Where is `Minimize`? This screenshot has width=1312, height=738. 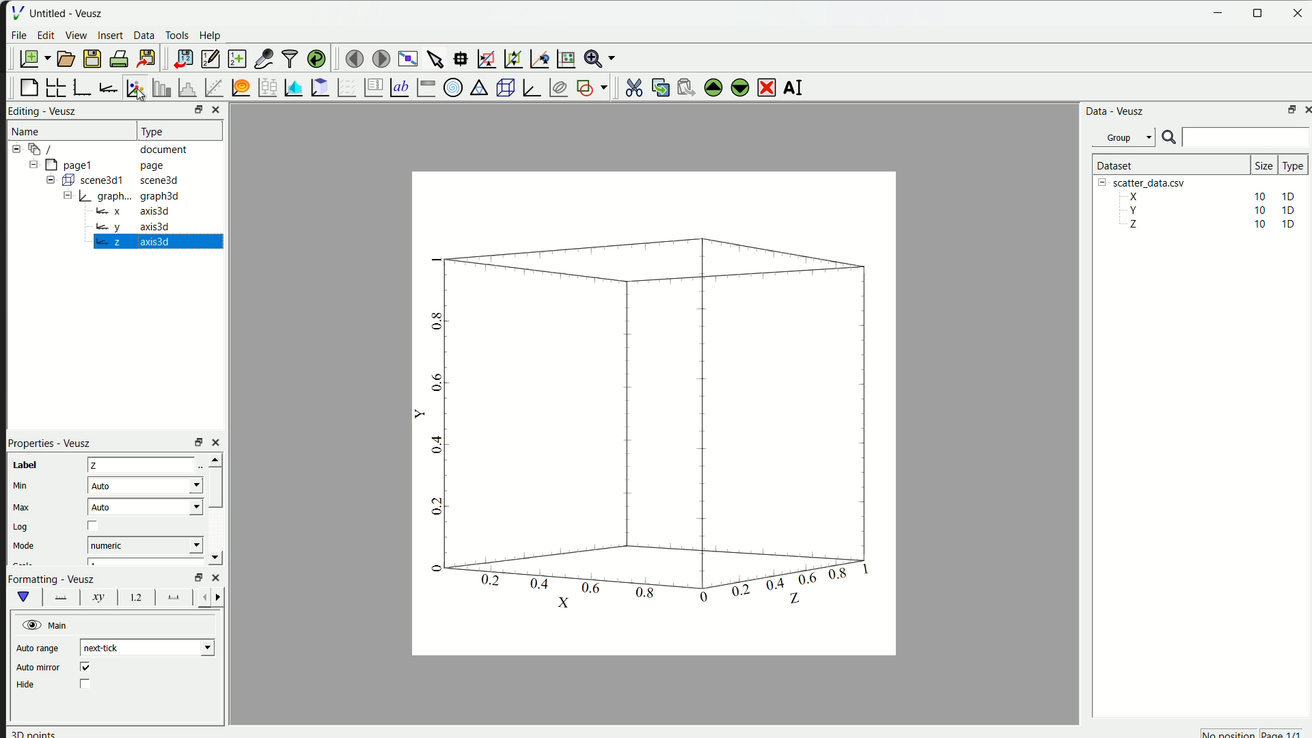 Minimize is located at coordinates (1219, 12).